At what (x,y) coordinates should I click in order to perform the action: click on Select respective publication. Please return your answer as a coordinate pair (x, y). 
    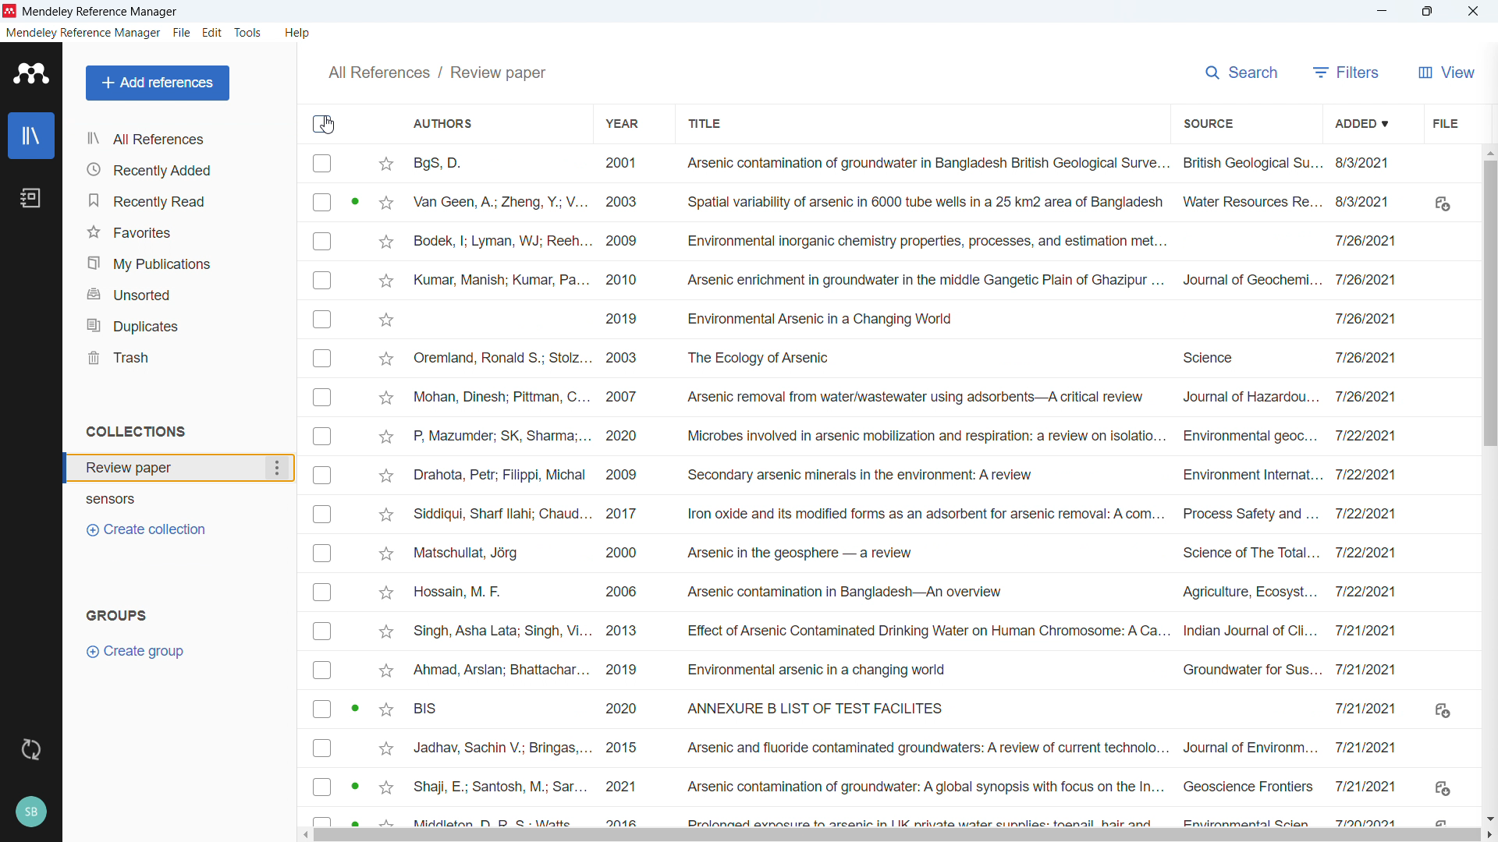
    Looking at the image, I should click on (322, 786).